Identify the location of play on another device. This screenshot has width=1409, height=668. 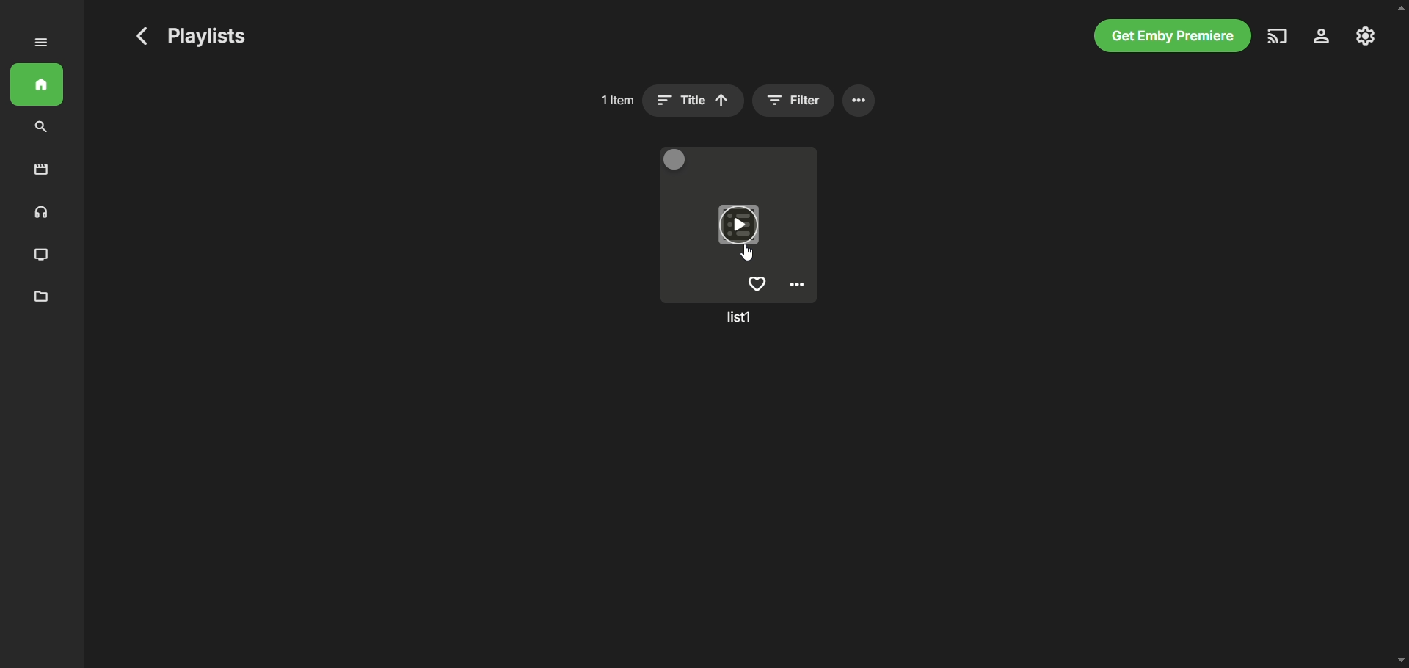
(1278, 36).